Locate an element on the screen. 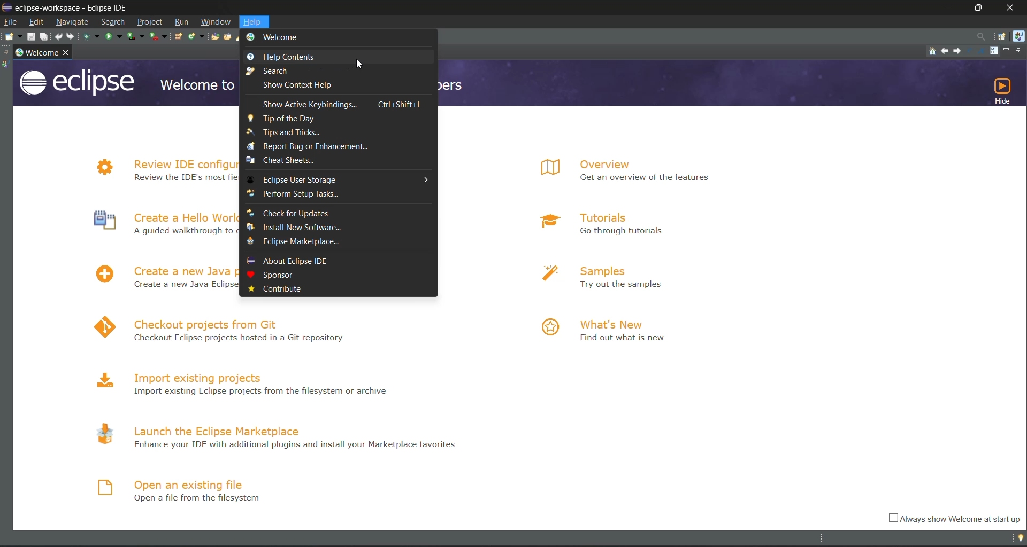 Image resolution: width=1027 pixels, height=547 pixels. samples is located at coordinates (601, 270).